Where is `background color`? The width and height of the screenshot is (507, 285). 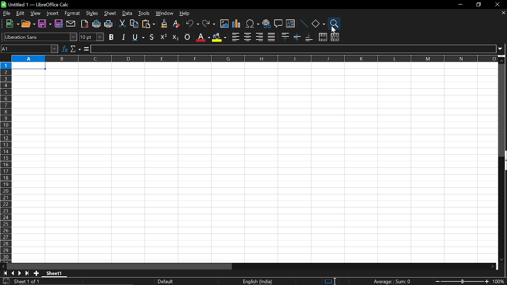
background color is located at coordinates (219, 37).